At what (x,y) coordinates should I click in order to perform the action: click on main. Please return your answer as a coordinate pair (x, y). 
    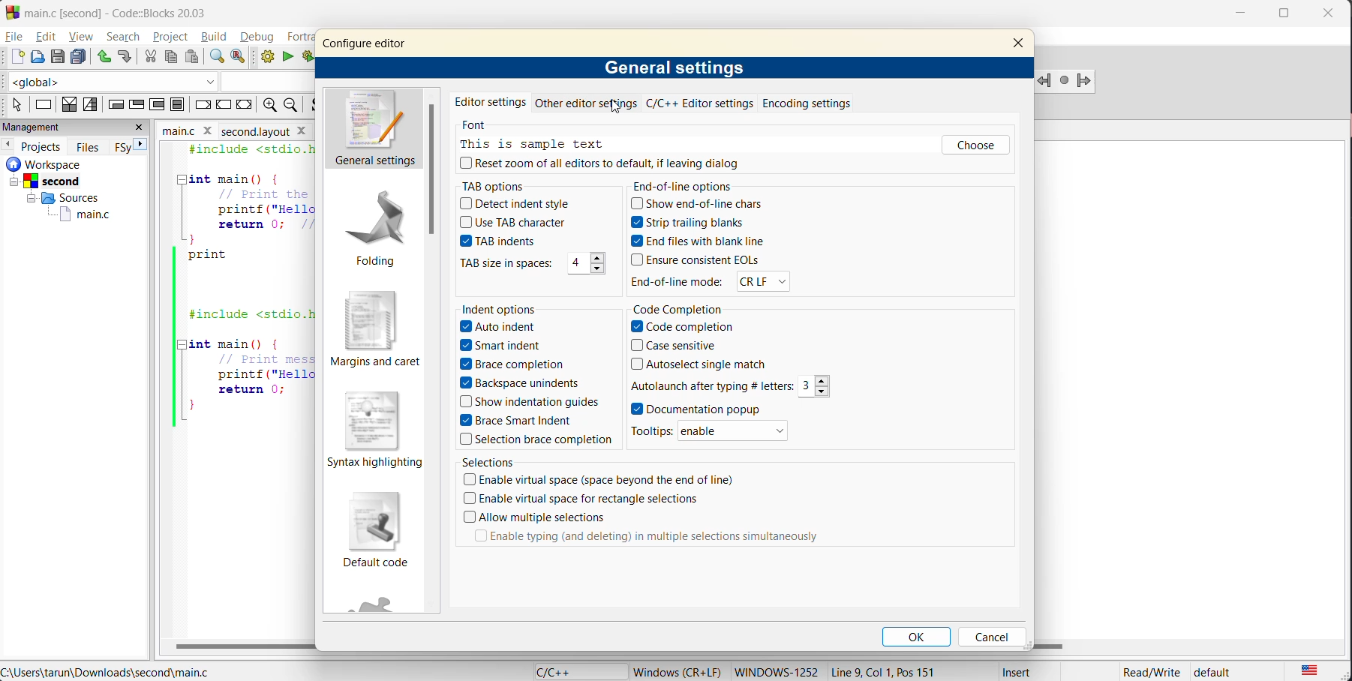
    Looking at the image, I should click on (175, 130).